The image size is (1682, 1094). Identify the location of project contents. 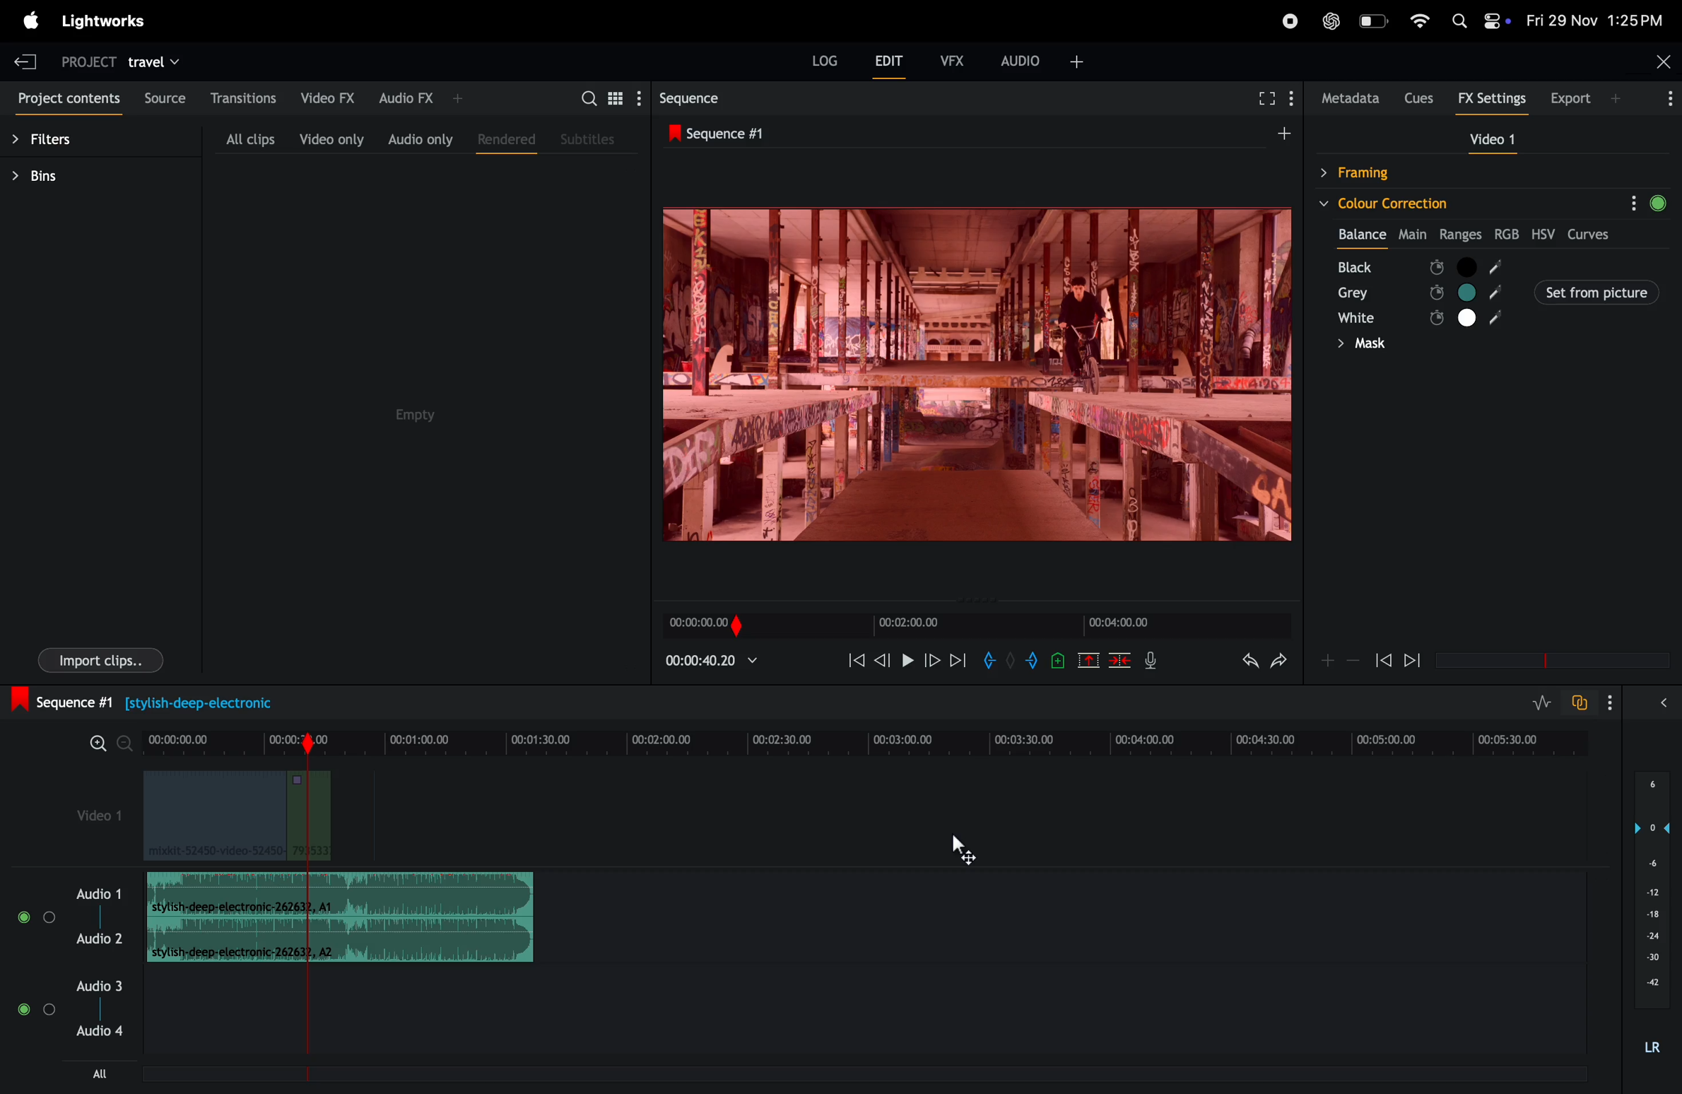
(68, 100).